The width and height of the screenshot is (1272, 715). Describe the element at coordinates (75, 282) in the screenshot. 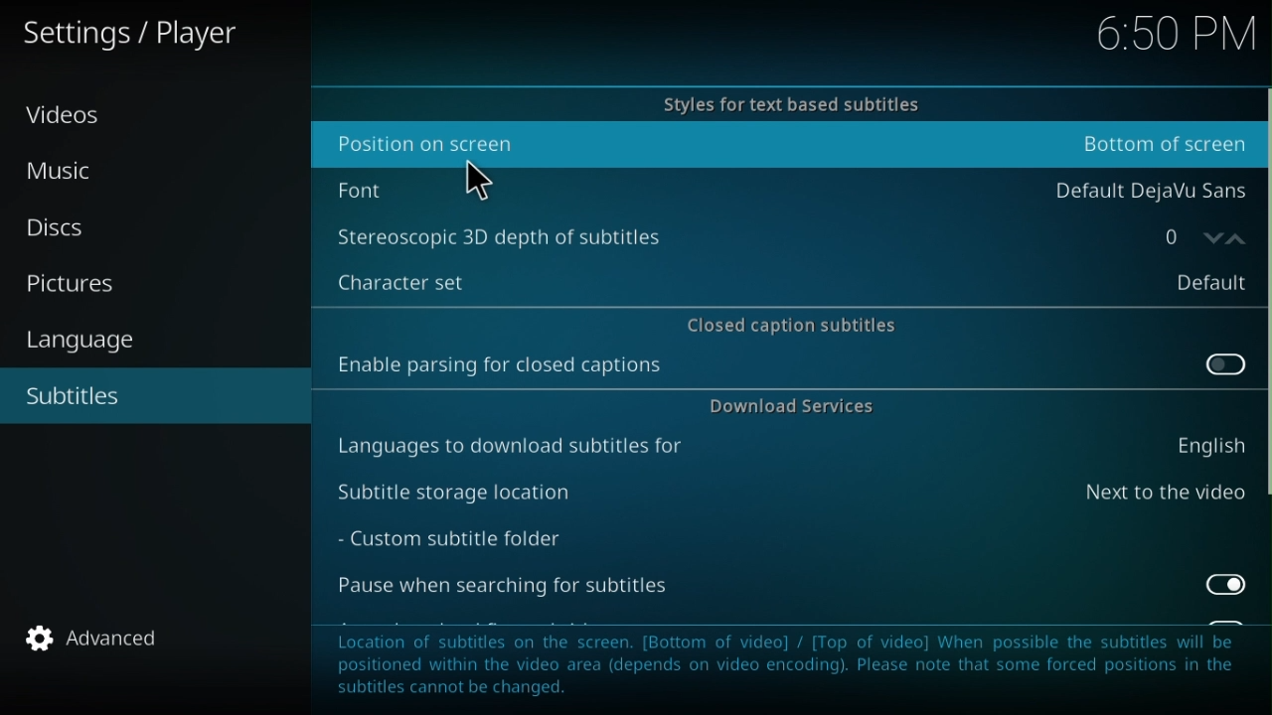

I see `Pictures` at that location.